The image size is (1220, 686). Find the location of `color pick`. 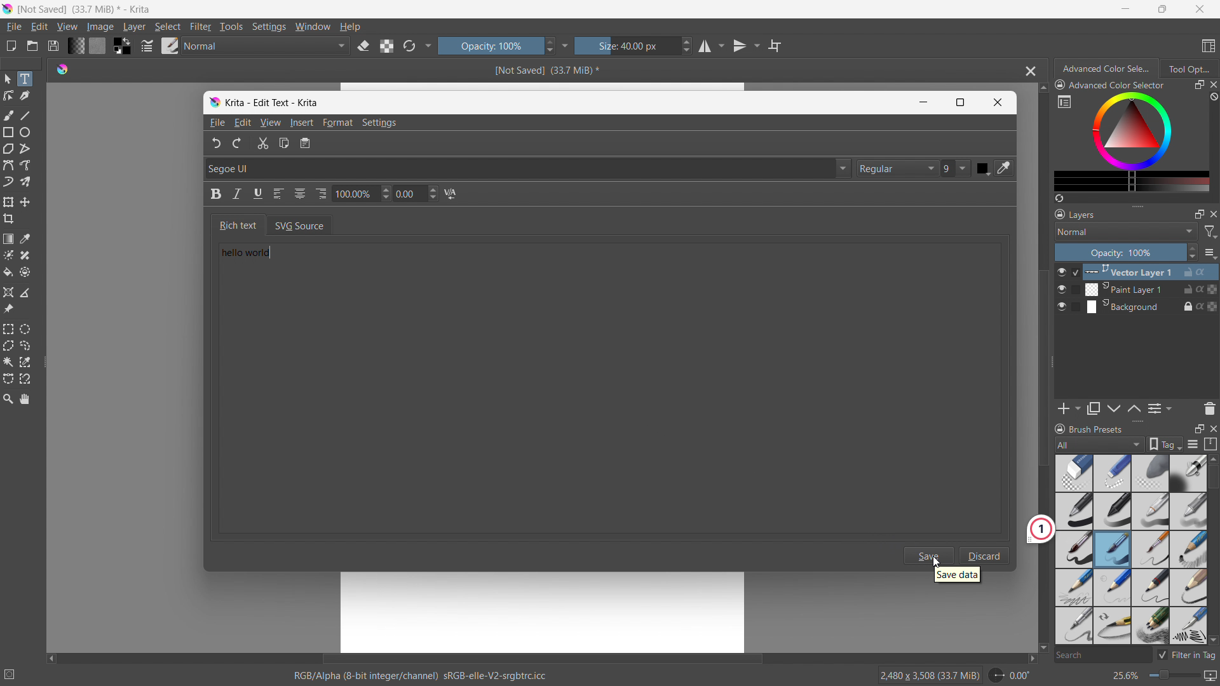

color pick is located at coordinates (1006, 168).